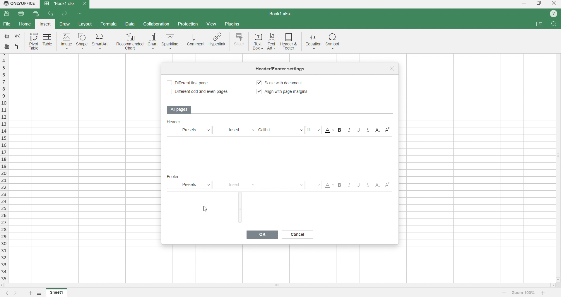 This screenshot has height=297, width=561. What do you see at coordinates (18, 36) in the screenshot?
I see `cut` at bounding box center [18, 36].